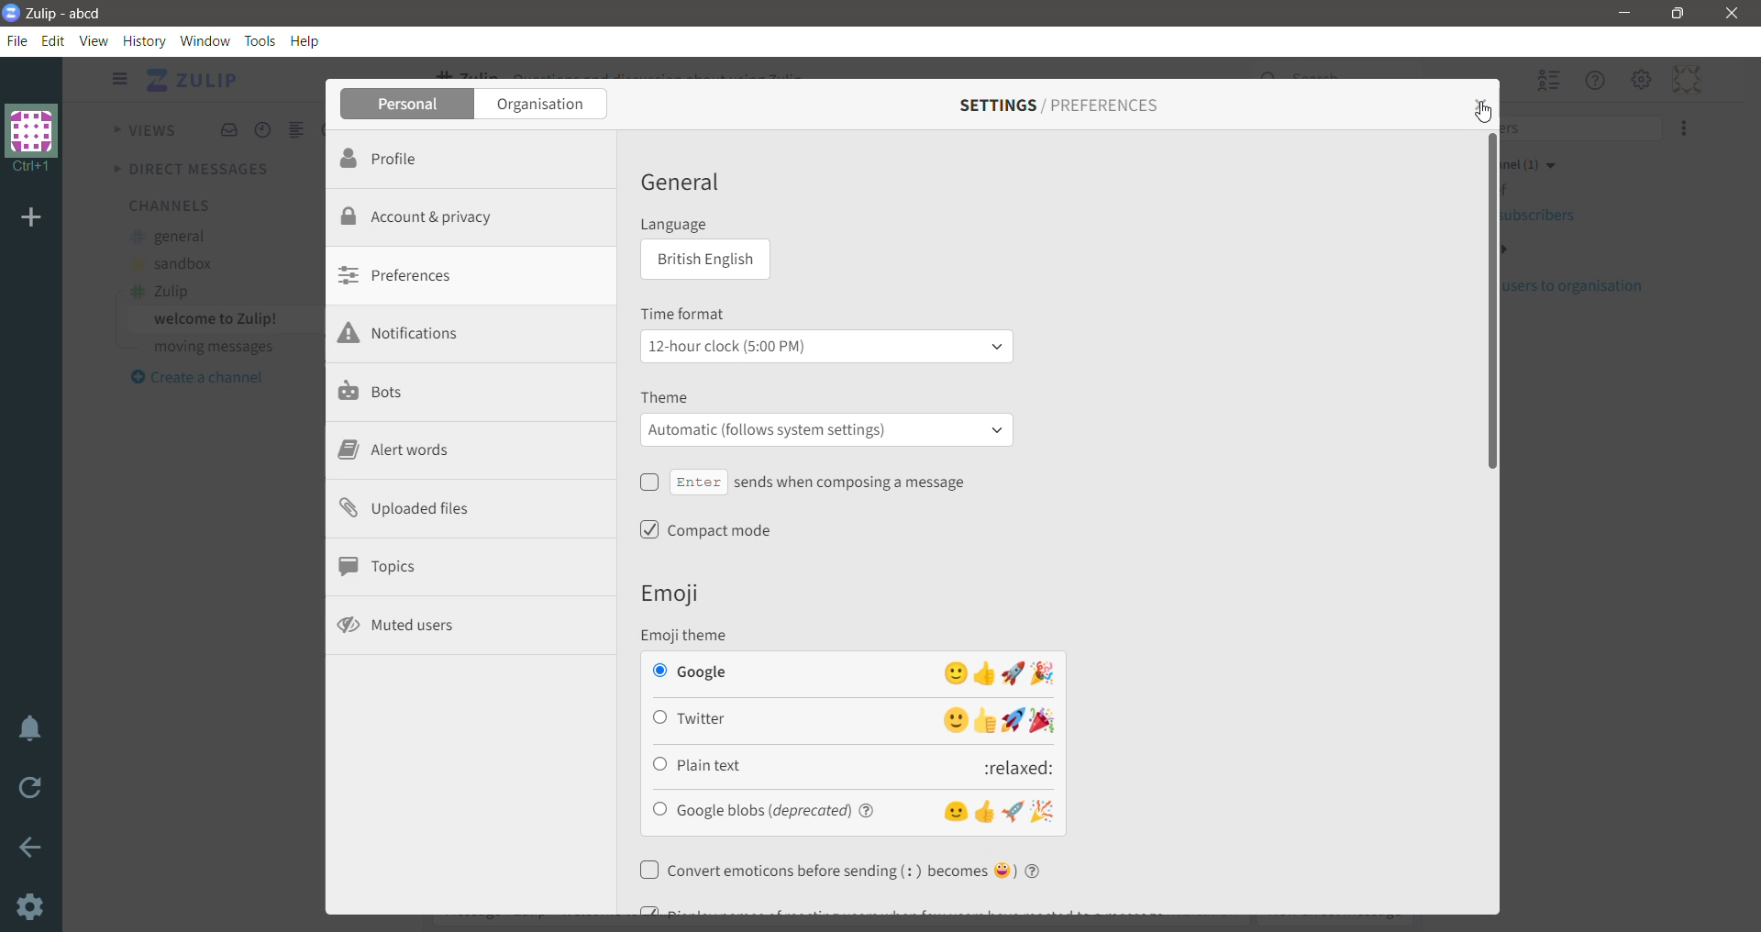 This screenshot has width=1761, height=932. I want to click on History, so click(144, 41).